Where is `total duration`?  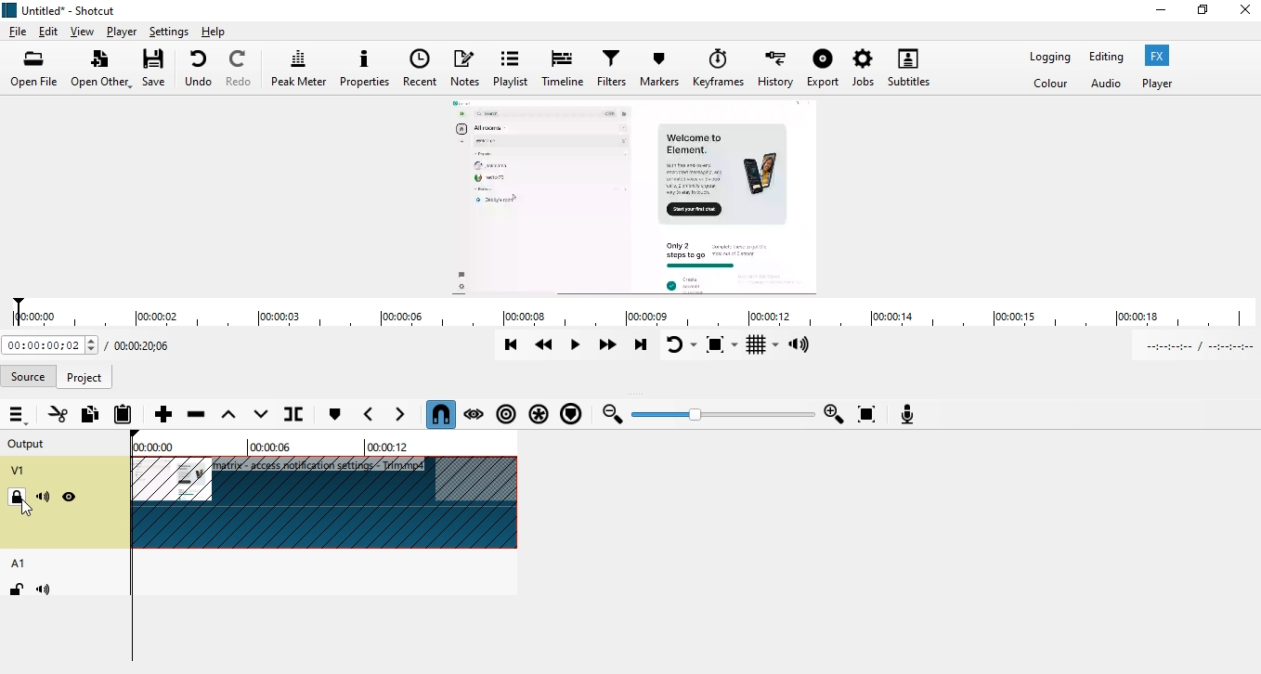
total duration is located at coordinates (147, 344).